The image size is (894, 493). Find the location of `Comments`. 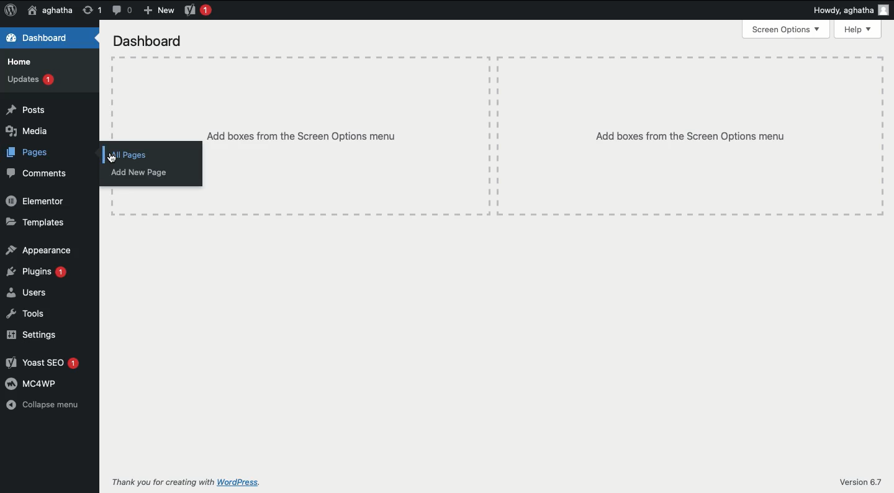

Comments is located at coordinates (37, 174).